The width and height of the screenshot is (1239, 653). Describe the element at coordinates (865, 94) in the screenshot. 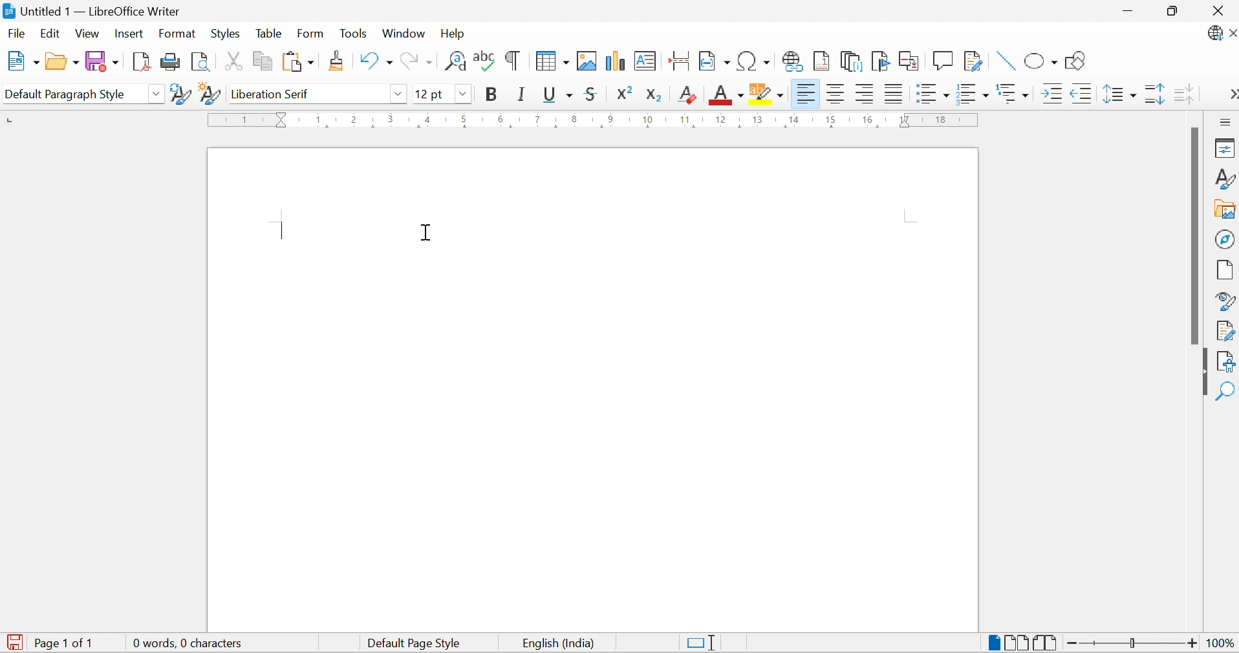

I see `Align Left` at that location.